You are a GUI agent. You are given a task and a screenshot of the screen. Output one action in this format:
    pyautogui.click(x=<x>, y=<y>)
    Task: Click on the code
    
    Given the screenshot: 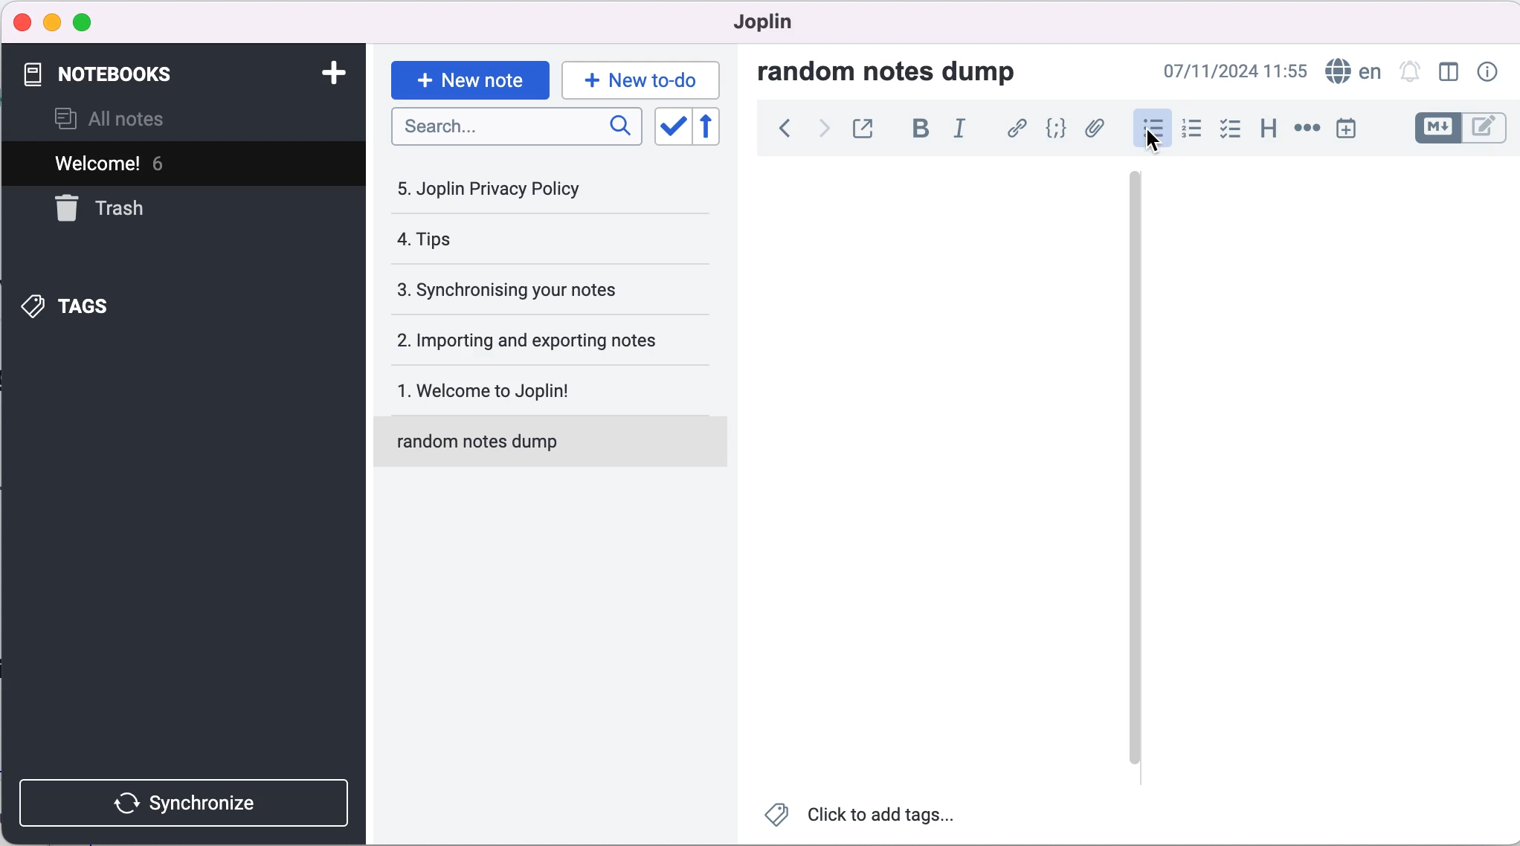 What is the action you would take?
    pyautogui.click(x=1052, y=130)
    